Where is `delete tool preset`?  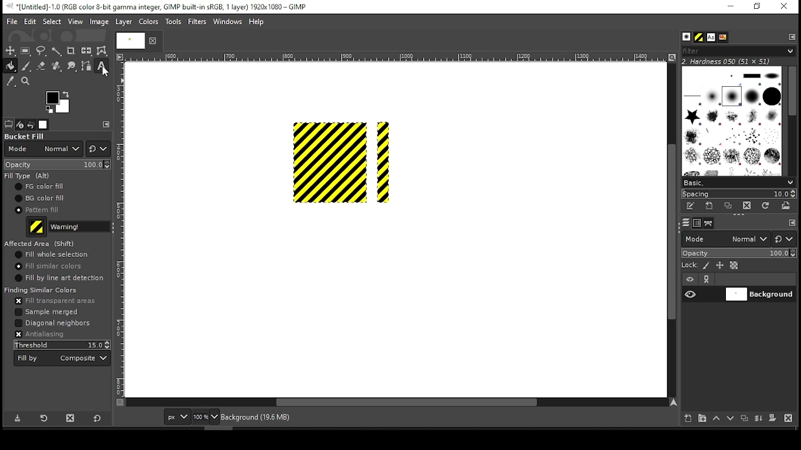 delete tool preset is located at coordinates (74, 417).